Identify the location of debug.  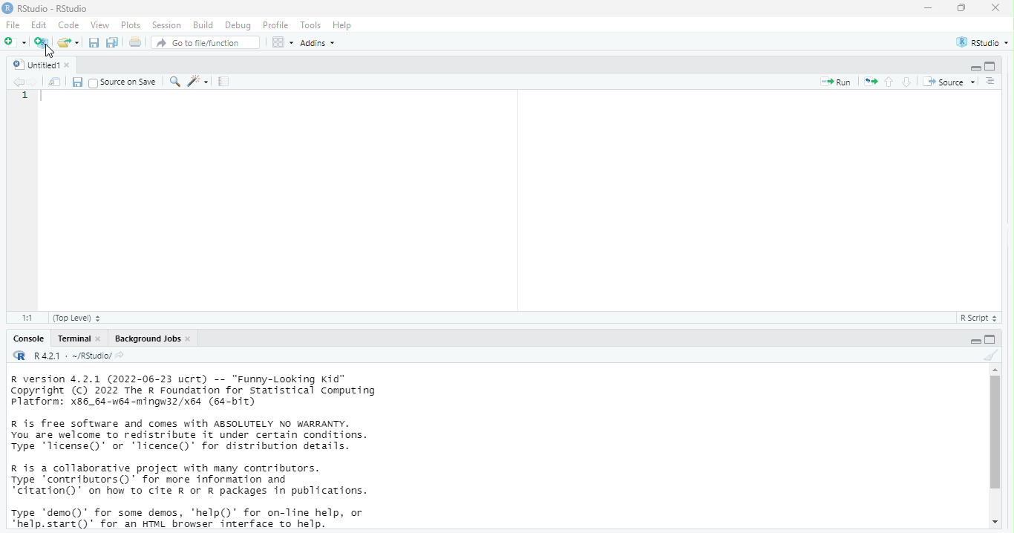
(238, 25).